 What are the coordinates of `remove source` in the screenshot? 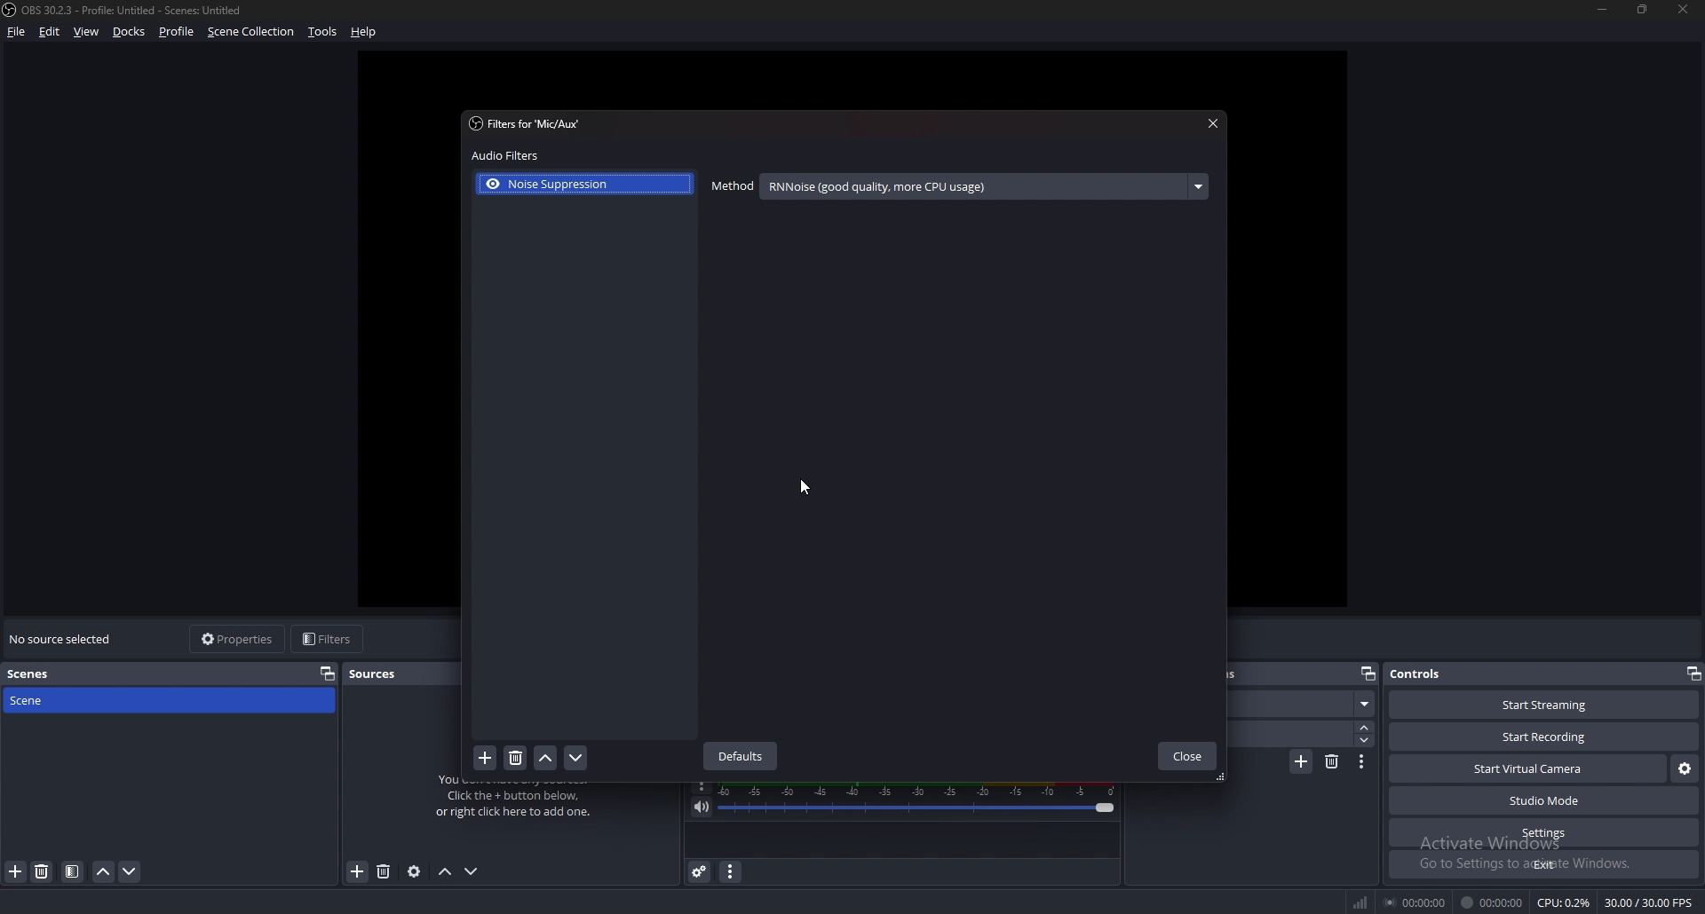 It's located at (358, 871).